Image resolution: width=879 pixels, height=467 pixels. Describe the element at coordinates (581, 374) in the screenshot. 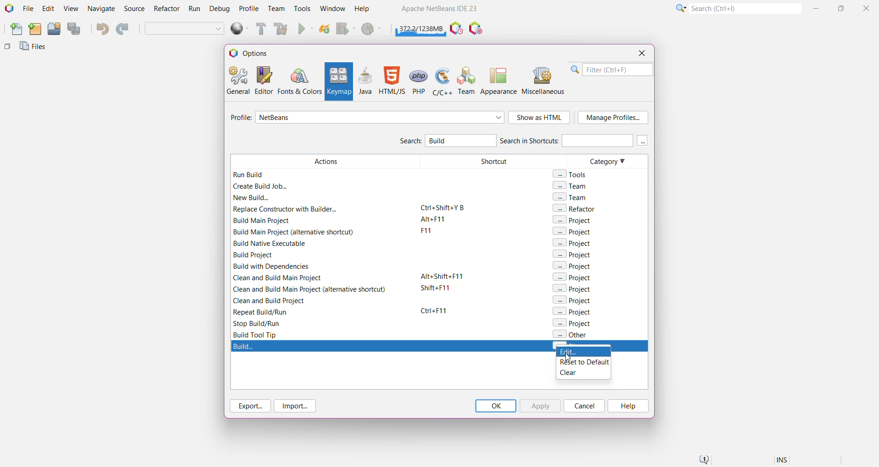

I see `Clear` at that location.